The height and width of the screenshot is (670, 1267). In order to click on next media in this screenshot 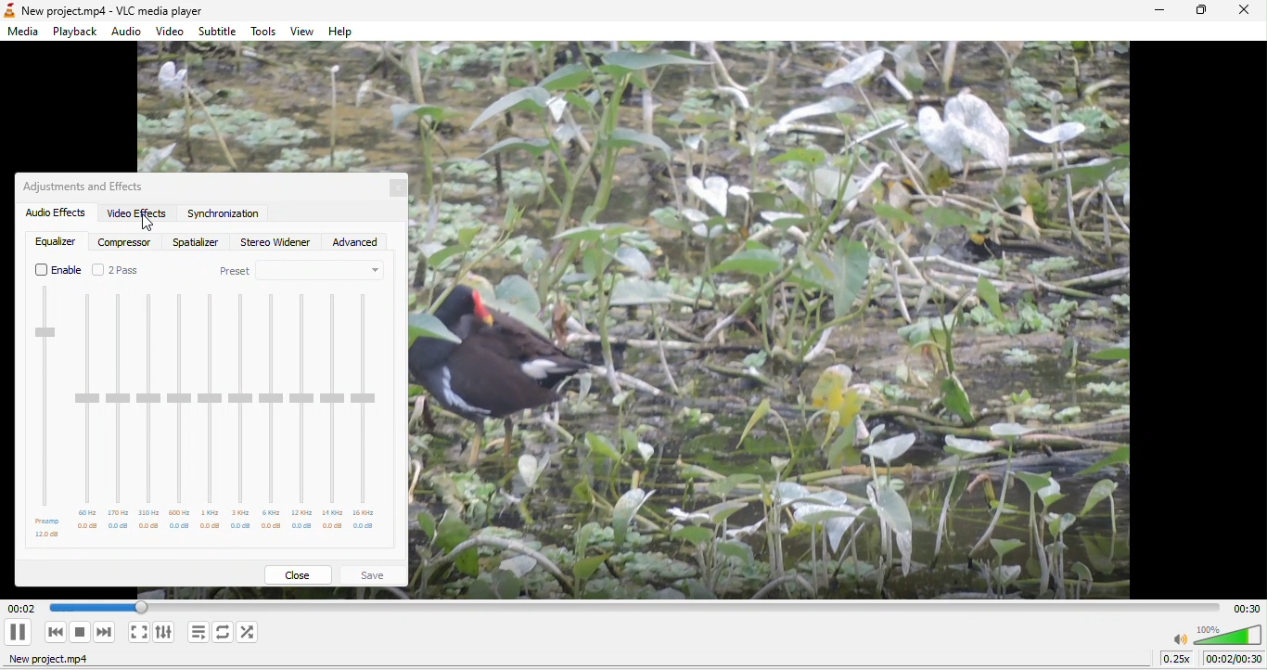, I will do `click(105, 632)`.